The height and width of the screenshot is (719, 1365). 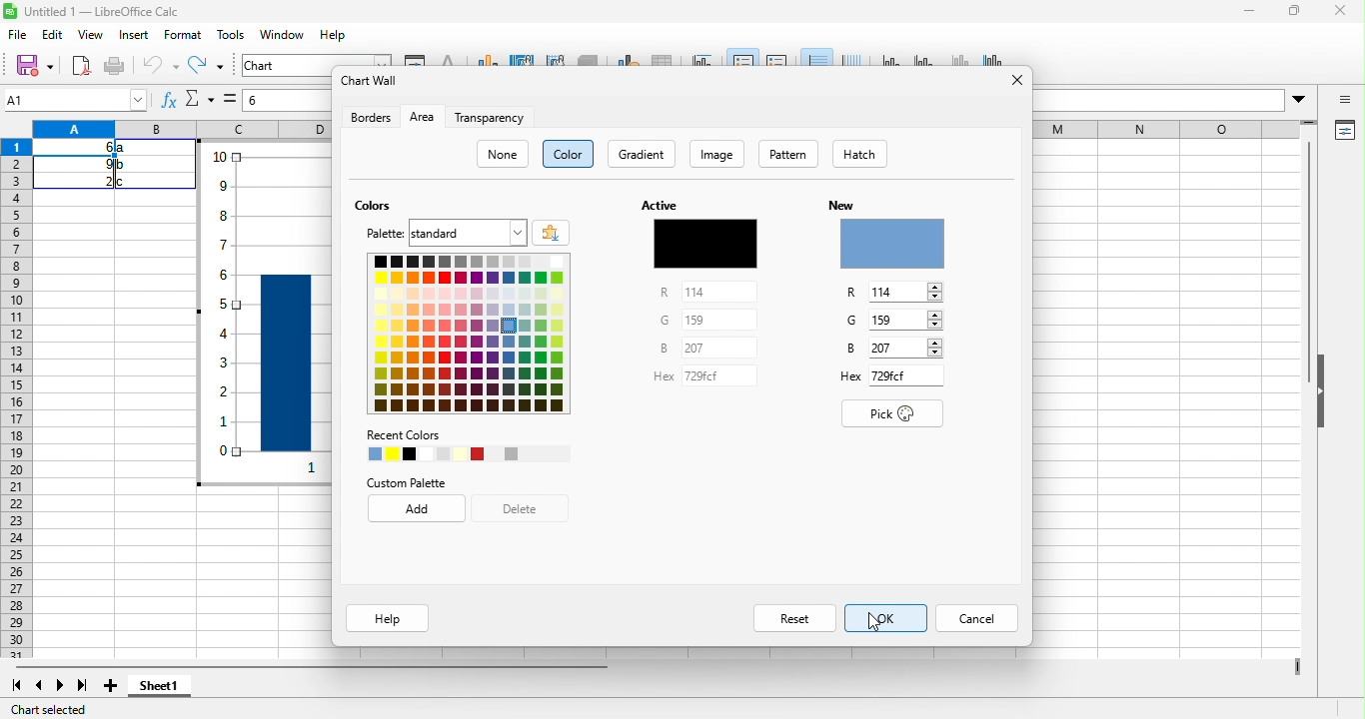 I want to click on active color, so click(x=701, y=232).